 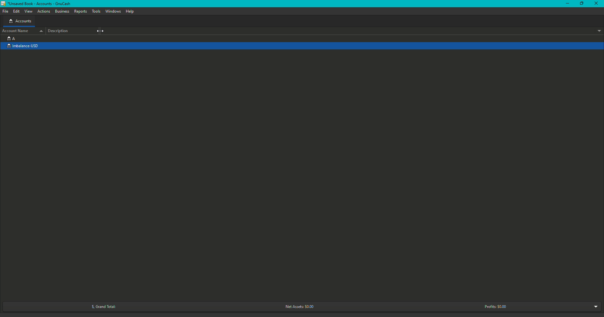 What do you see at coordinates (16, 12) in the screenshot?
I see `Edit` at bounding box center [16, 12].